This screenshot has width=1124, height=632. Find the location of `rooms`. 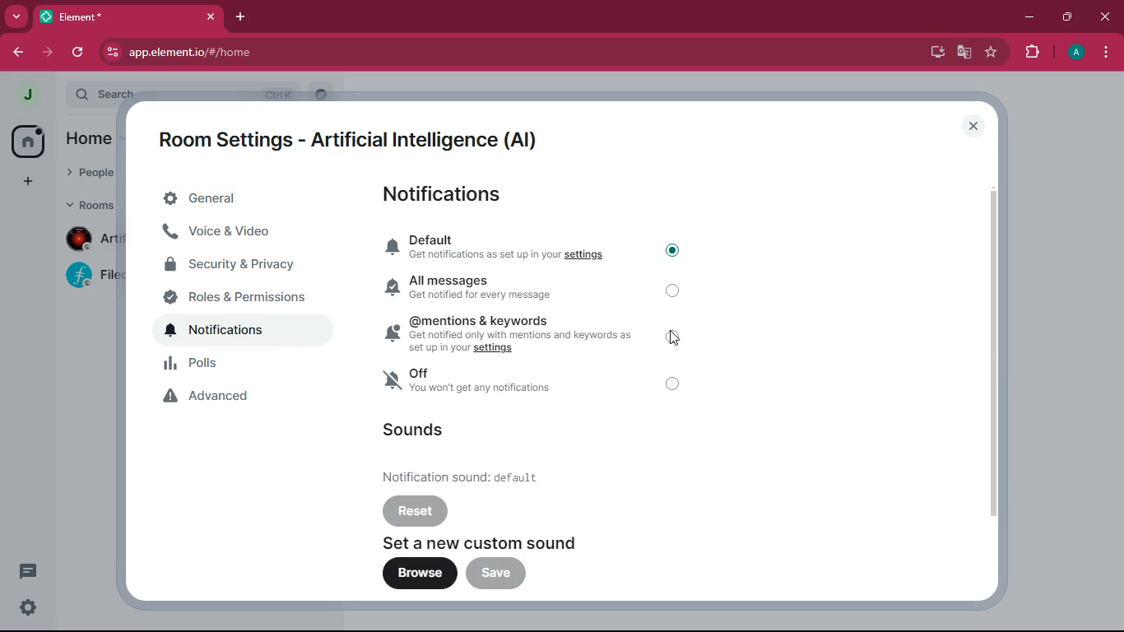

rooms is located at coordinates (89, 204).